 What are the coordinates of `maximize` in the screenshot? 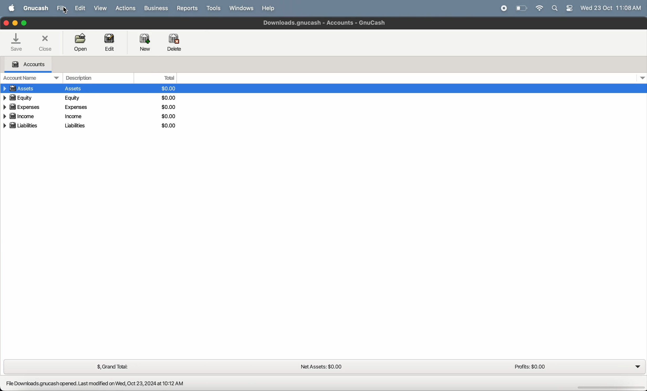 It's located at (24, 22).